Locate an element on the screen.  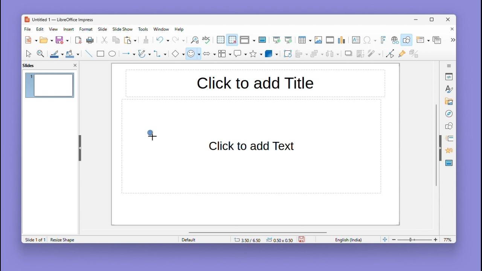
Font work is located at coordinates (383, 40).